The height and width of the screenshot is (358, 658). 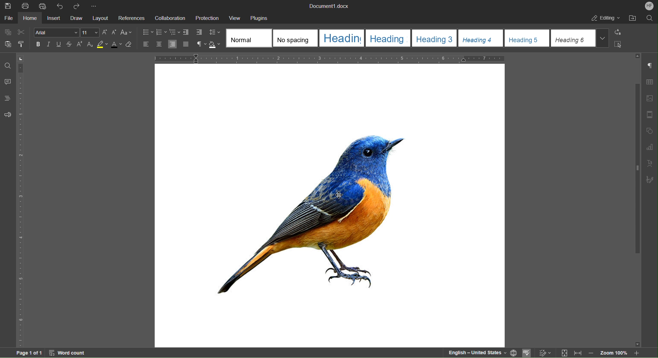 I want to click on Non-Printing Characters, so click(x=650, y=65).